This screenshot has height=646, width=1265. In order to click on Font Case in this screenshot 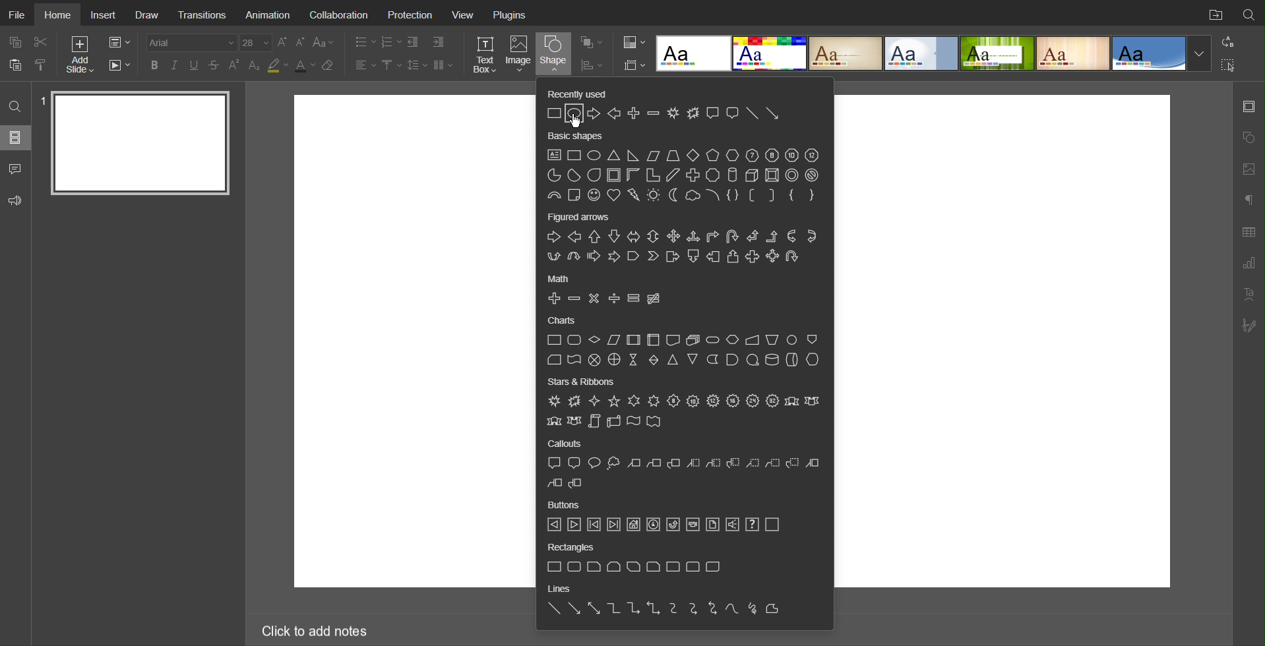, I will do `click(324, 42)`.